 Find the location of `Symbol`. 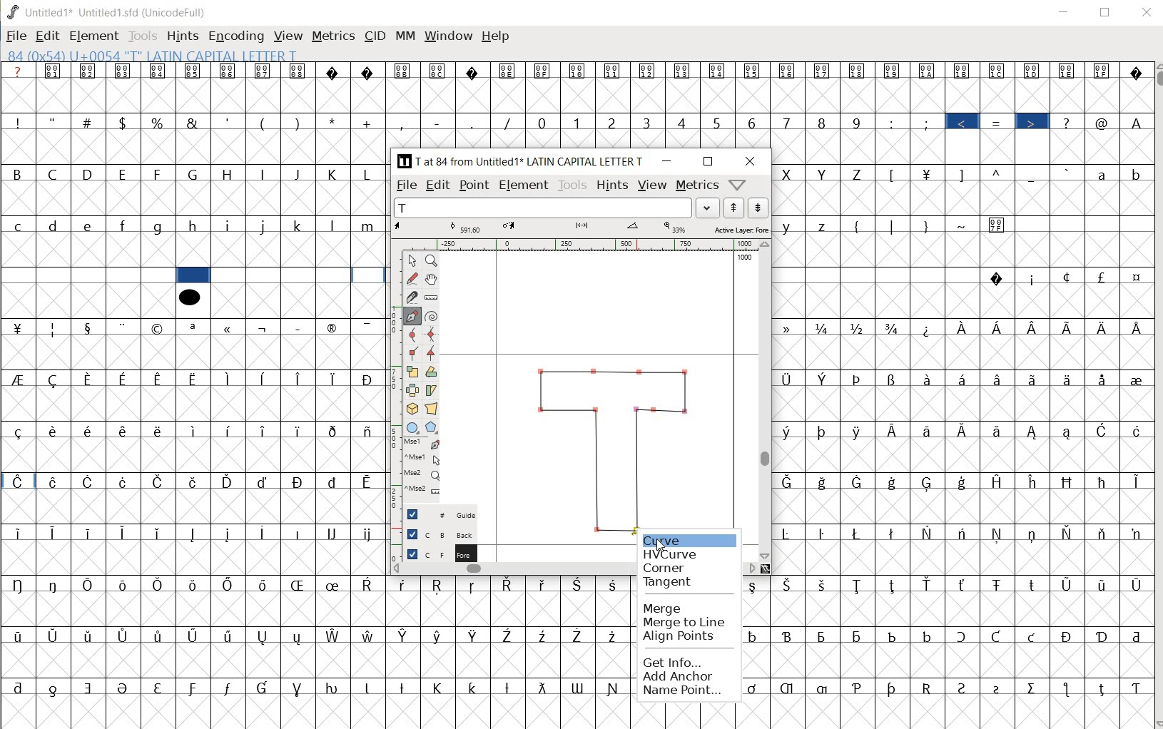

Symbol is located at coordinates (367, 430).